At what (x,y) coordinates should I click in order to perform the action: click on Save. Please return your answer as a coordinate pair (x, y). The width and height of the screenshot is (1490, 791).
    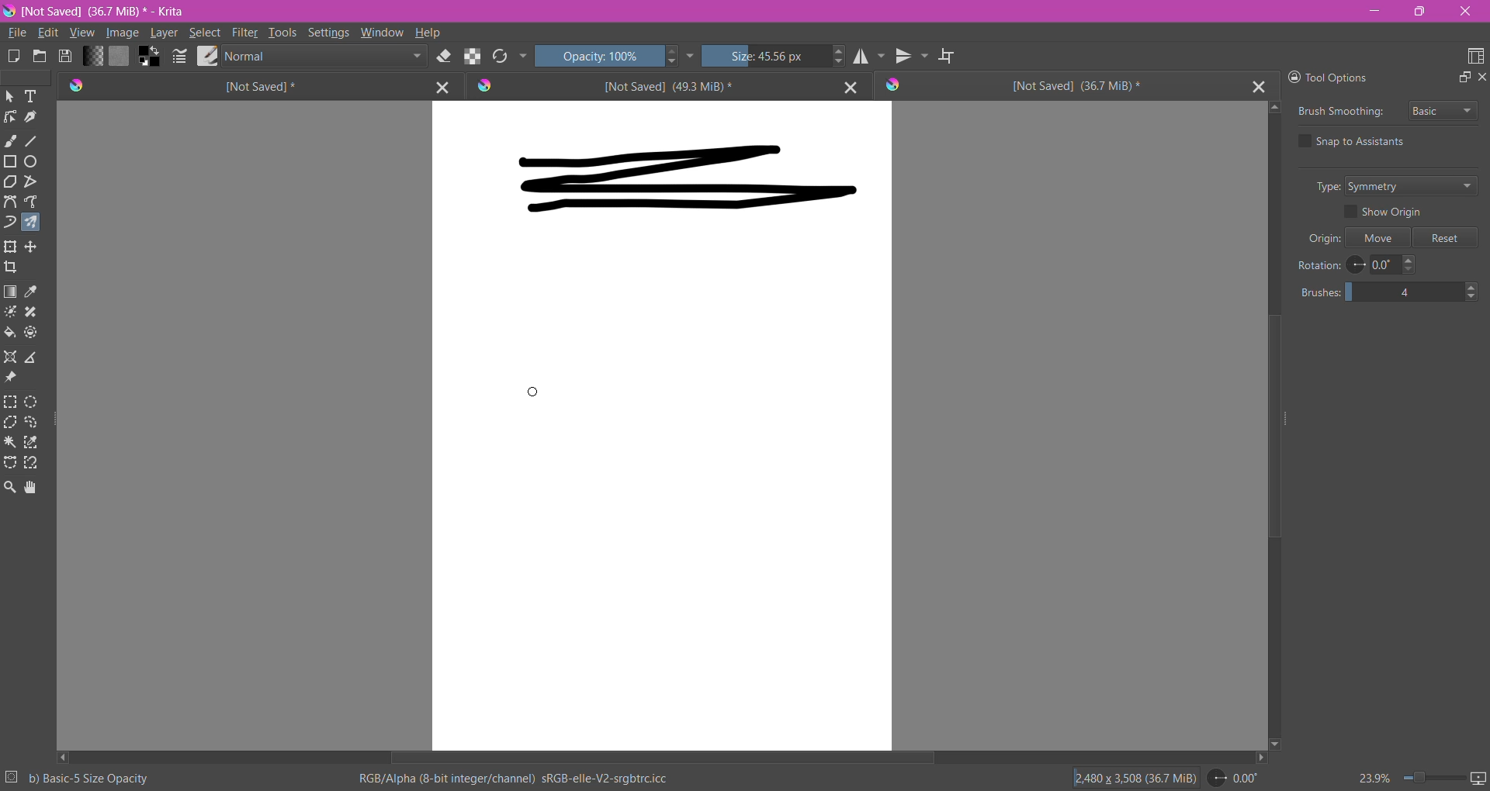
    Looking at the image, I should click on (66, 57).